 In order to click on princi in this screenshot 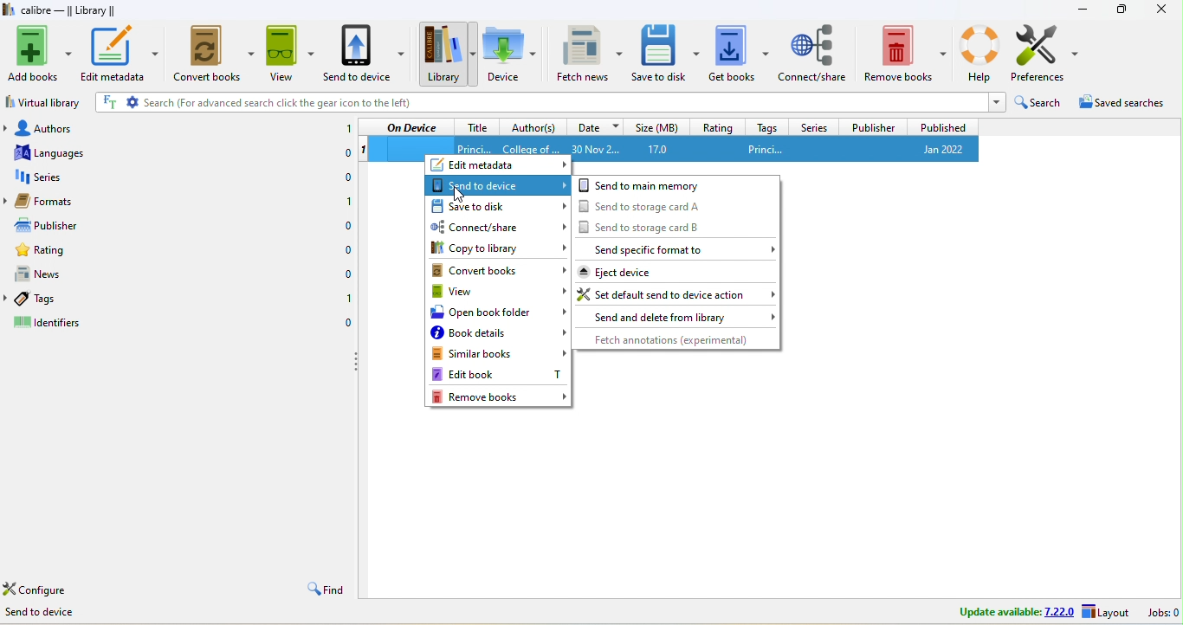, I will do `click(799, 148)`.